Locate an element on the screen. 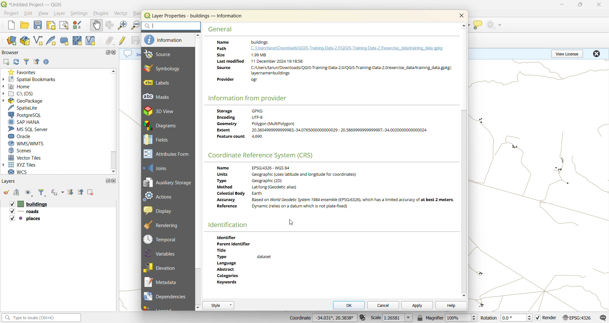 The height and width of the screenshot is (323, 609). plugins is located at coordinates (100, 14).